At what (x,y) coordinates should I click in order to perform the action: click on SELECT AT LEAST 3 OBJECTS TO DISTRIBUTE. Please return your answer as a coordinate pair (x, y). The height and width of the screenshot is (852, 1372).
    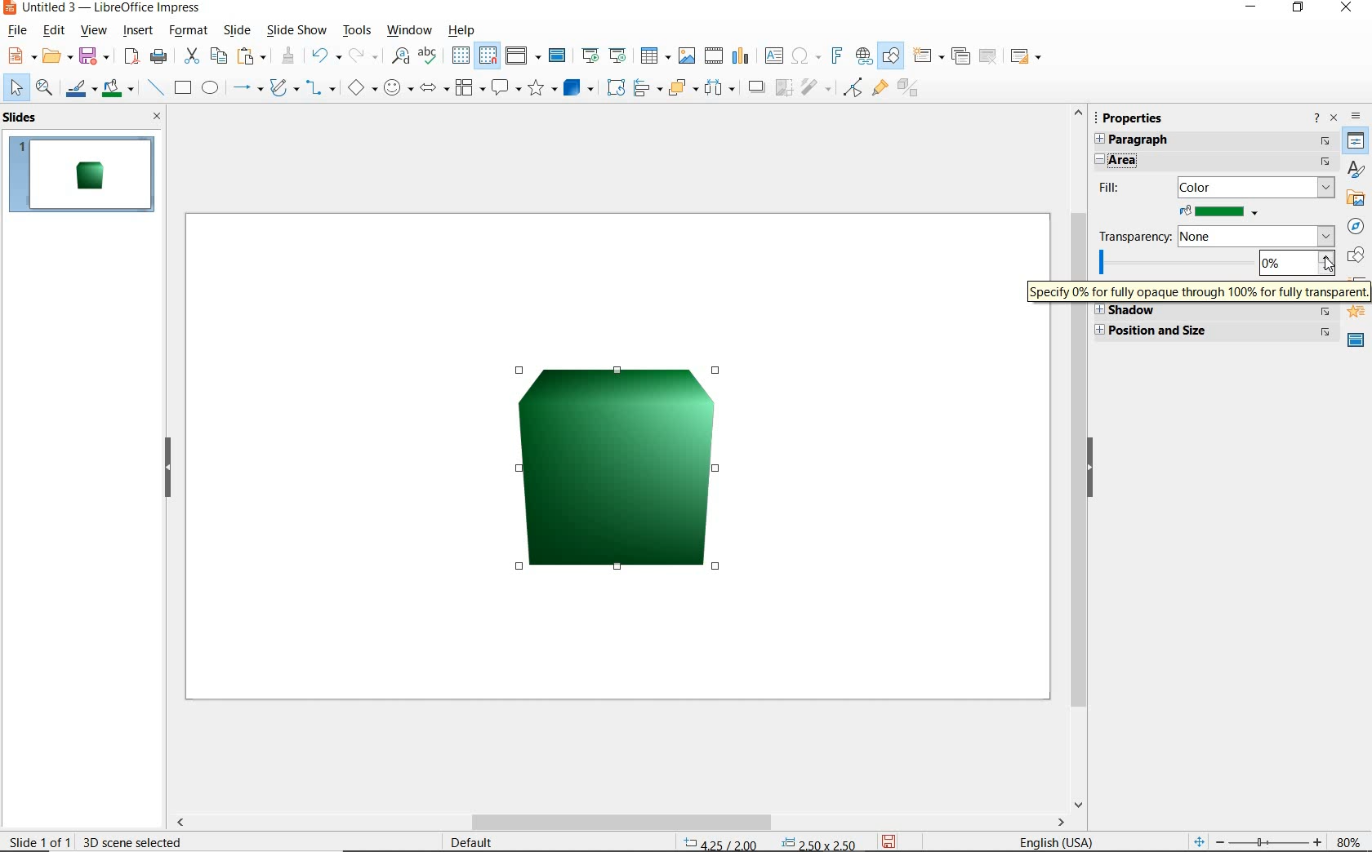
    Looking at the image, I should click on (722, 90).